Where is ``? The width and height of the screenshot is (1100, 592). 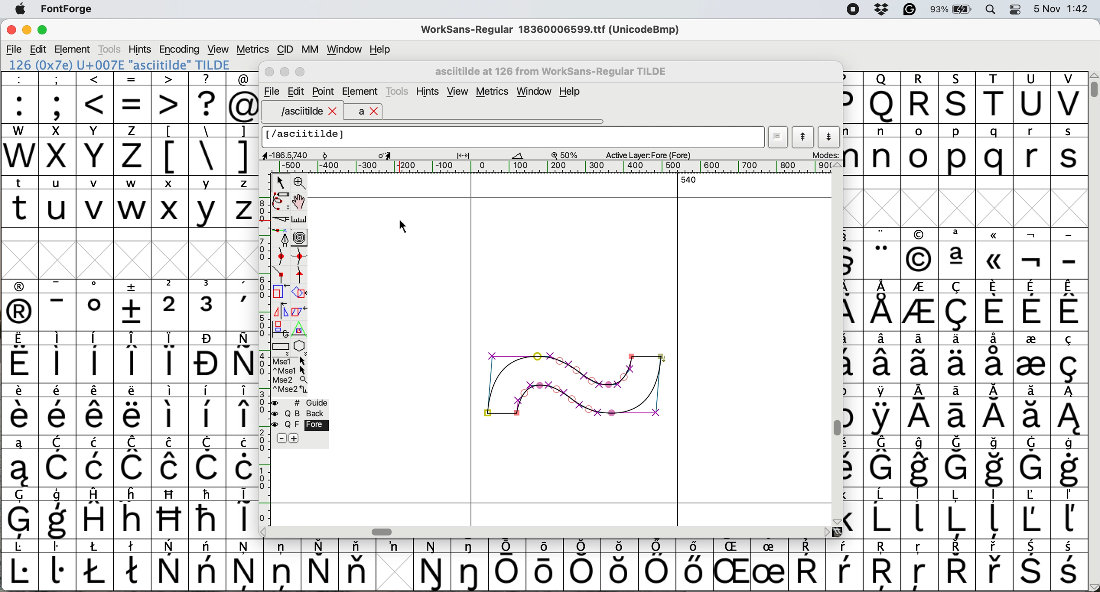  is located at coordinates (171, 513).